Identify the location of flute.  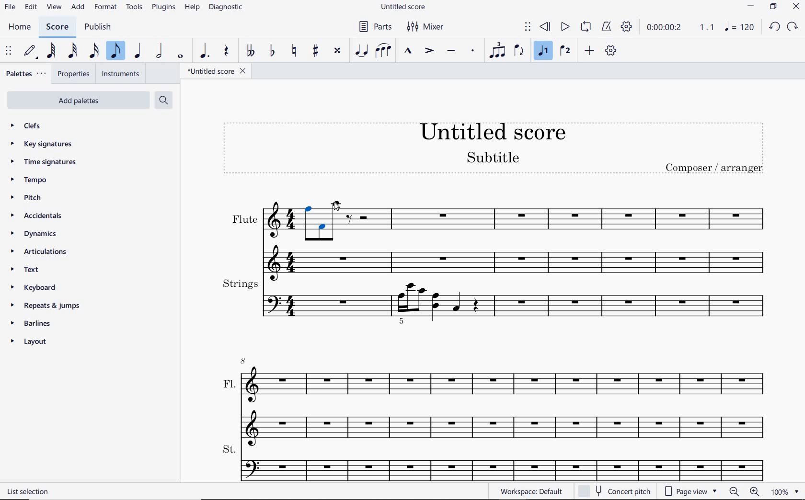
(494, 237).